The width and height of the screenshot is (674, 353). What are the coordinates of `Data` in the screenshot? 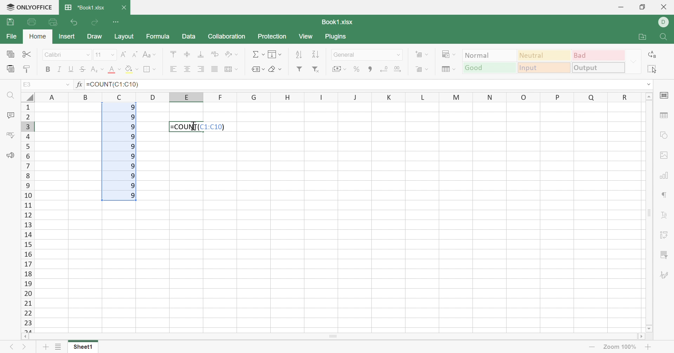 It's located at (189, 35).